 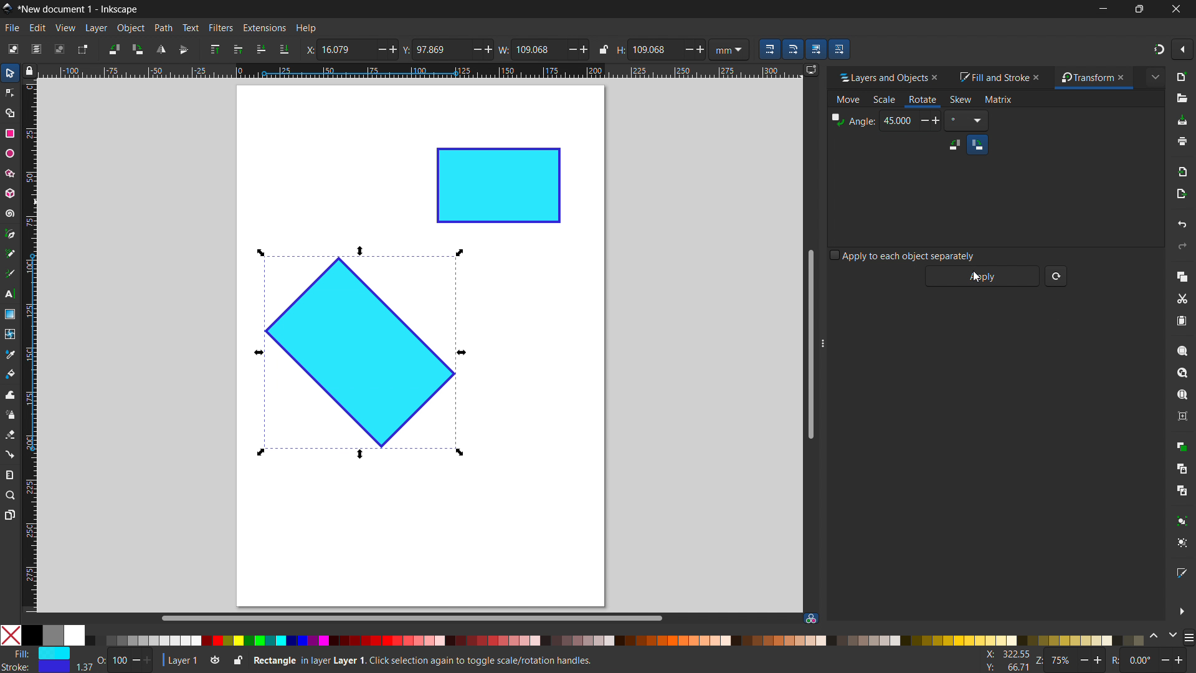 What do you see at coordinates (1182, 98) in the screenshot?
I see `open` at bounding box center [1182, 98].